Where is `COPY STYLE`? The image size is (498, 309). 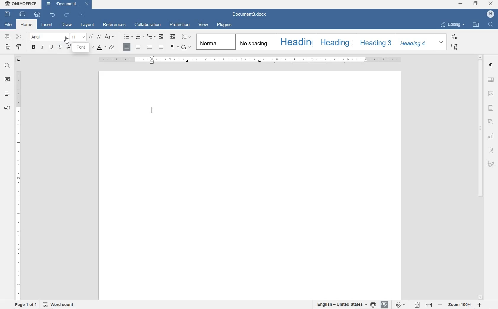 COPY STYLE is located at coordinates (19, 48).